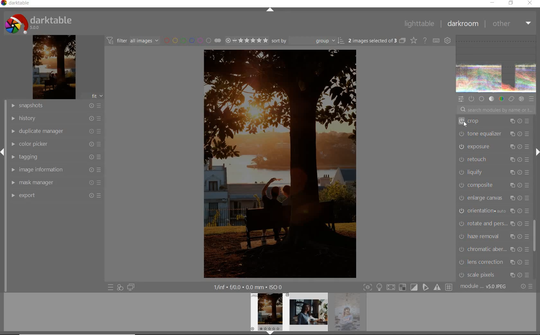 The width and height of the screenshot is (540, 335). I want to click on vertical scroll bar, so click(3, 225).